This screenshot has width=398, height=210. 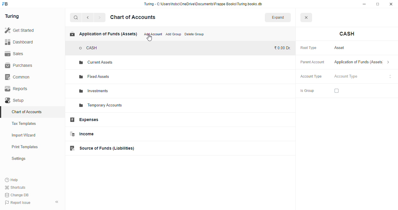 I want to click on forward, so click(x=100, y=17).